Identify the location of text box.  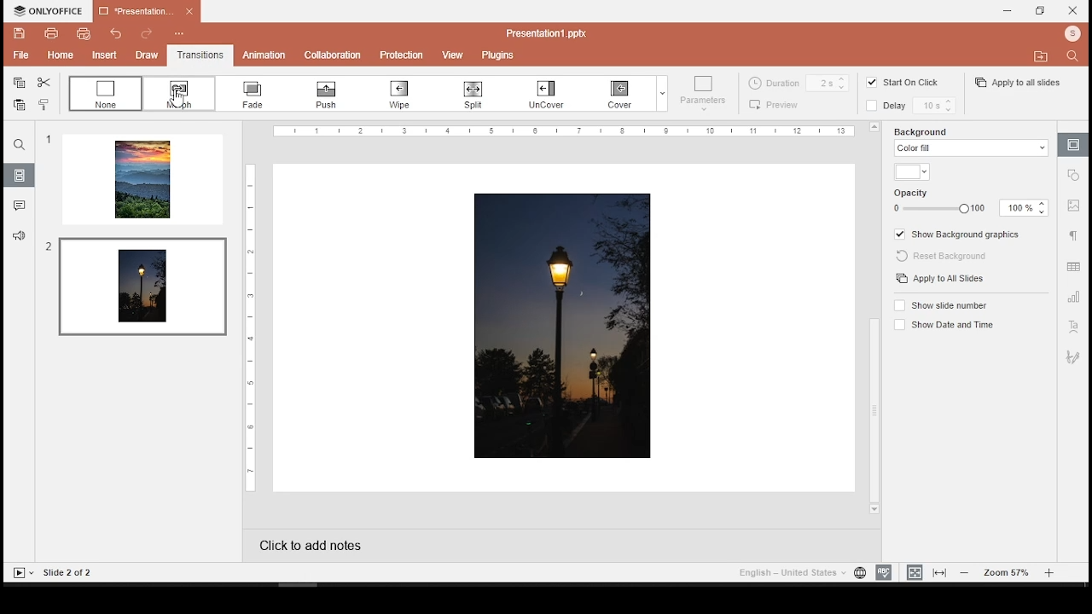
(474, 96).